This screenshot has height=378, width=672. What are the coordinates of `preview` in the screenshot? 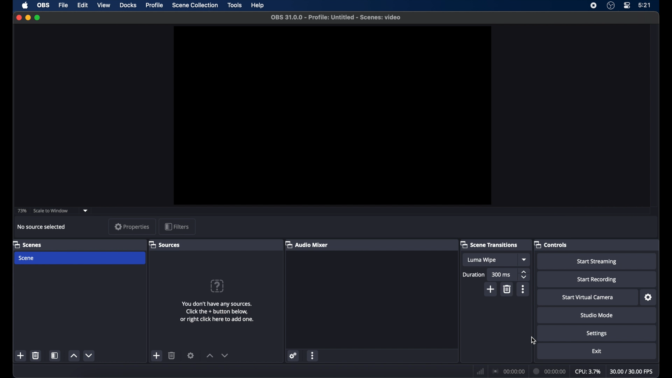 It's located at (332, 115).